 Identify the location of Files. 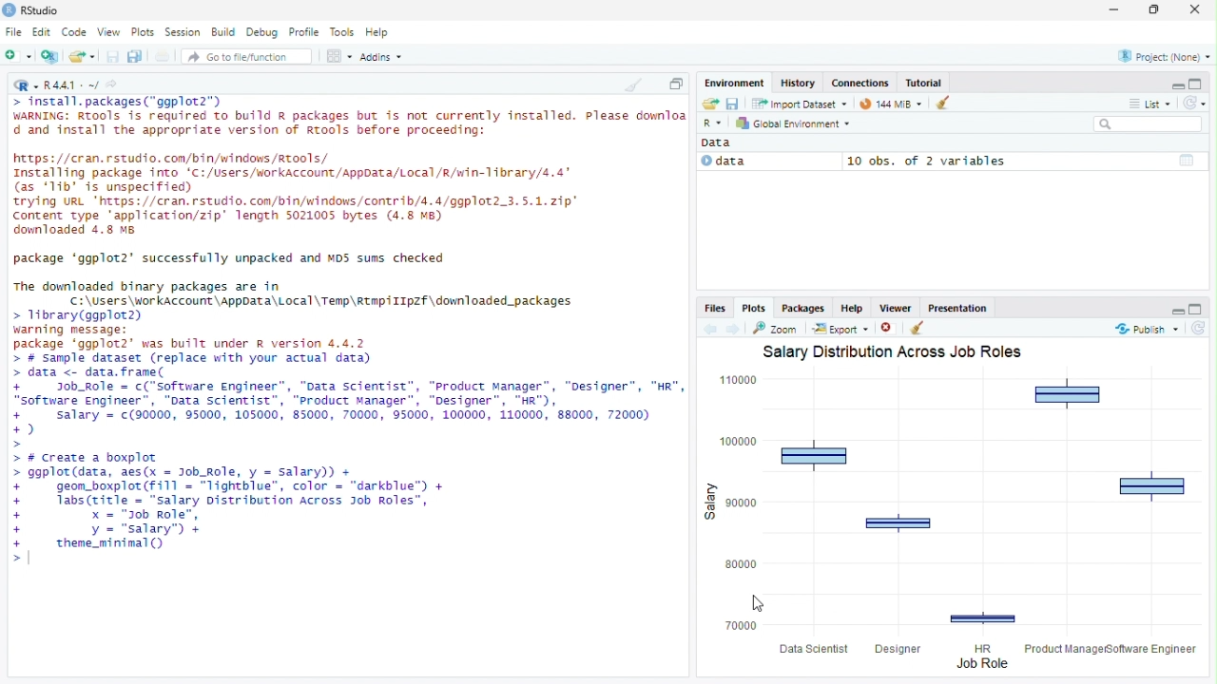
(716, 308).